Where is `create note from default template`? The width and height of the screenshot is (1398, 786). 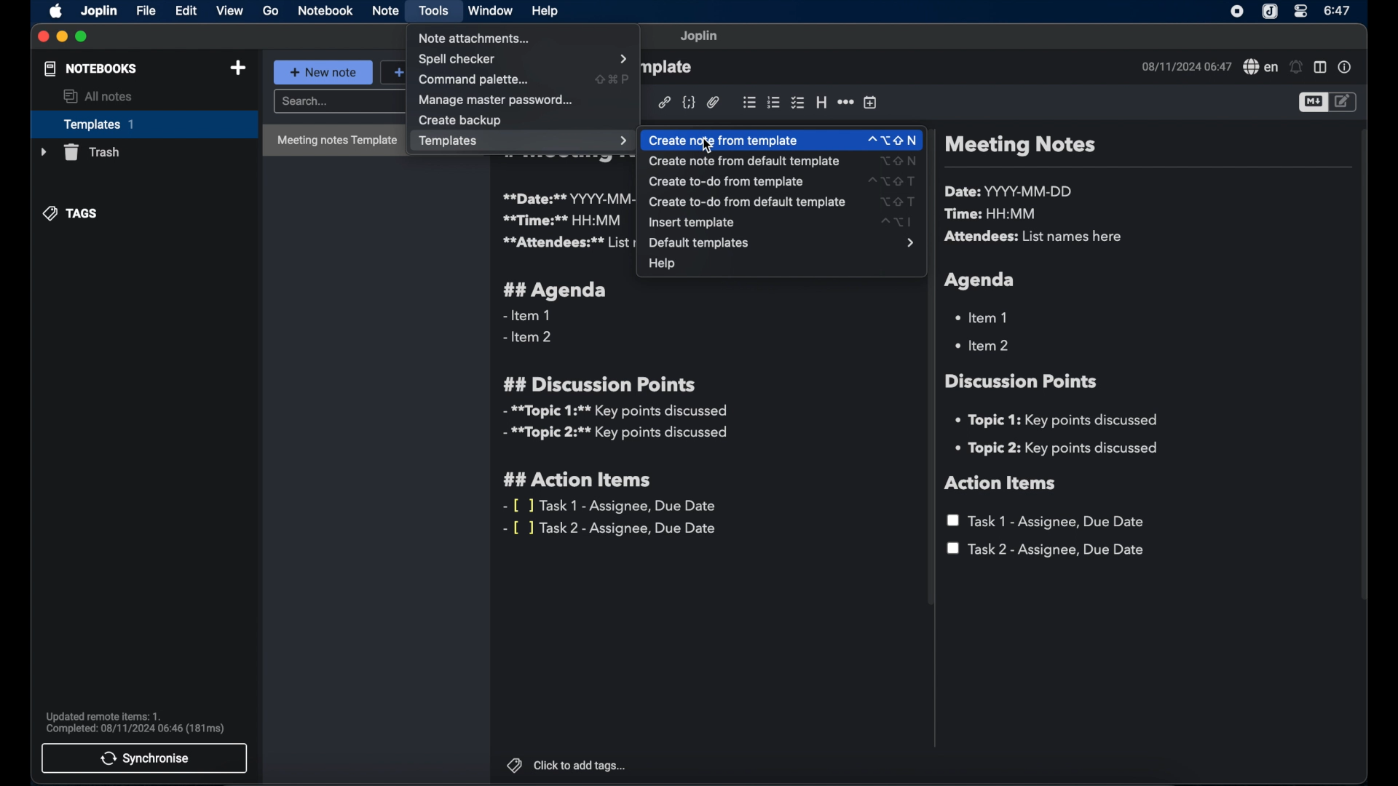
create note from default template is located at coordinates (786, 162).